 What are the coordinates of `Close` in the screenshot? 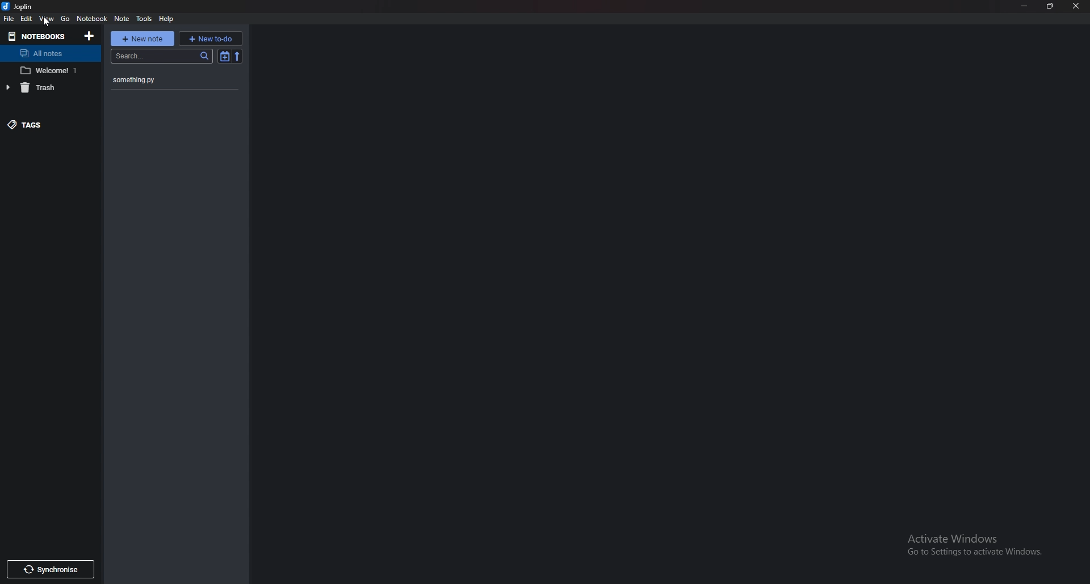 It's located at (1073, 6).